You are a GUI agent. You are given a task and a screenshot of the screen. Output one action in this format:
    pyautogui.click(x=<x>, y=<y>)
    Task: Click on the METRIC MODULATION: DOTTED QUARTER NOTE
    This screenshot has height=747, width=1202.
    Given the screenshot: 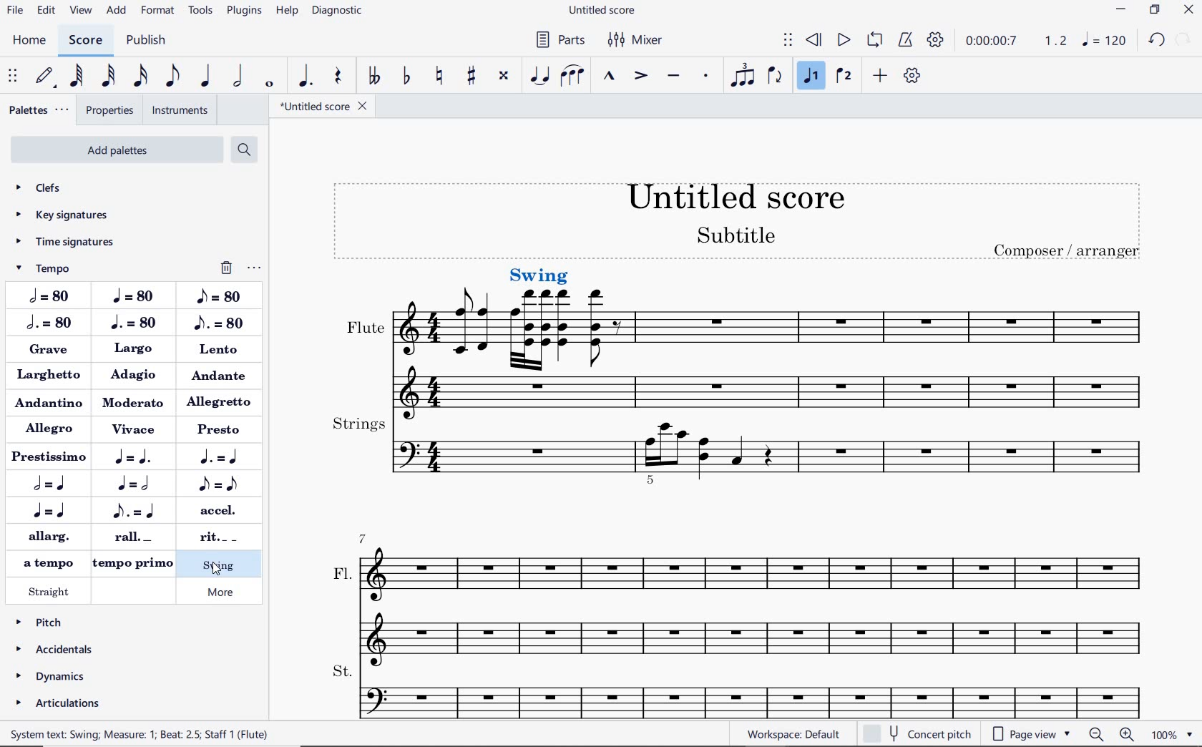 What is the action you would take?
    pyautogui.click(x=223, y=457)
    